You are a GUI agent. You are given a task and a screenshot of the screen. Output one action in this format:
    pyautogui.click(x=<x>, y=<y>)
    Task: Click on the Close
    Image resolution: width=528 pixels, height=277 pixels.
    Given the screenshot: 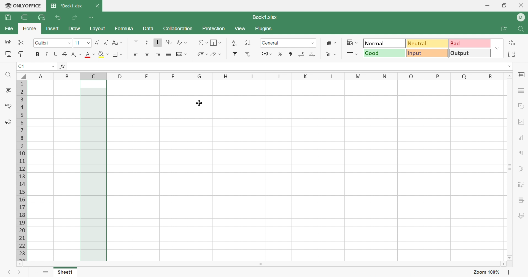 What is the action you would take?
    pyautogui.click(x=98, y=6)
    